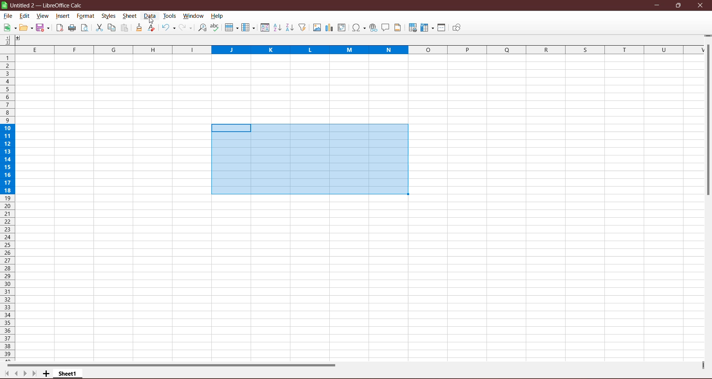 The width and height of the screenshot is (712, 379). I want to click on Scroll to last page, so click(34, 374).